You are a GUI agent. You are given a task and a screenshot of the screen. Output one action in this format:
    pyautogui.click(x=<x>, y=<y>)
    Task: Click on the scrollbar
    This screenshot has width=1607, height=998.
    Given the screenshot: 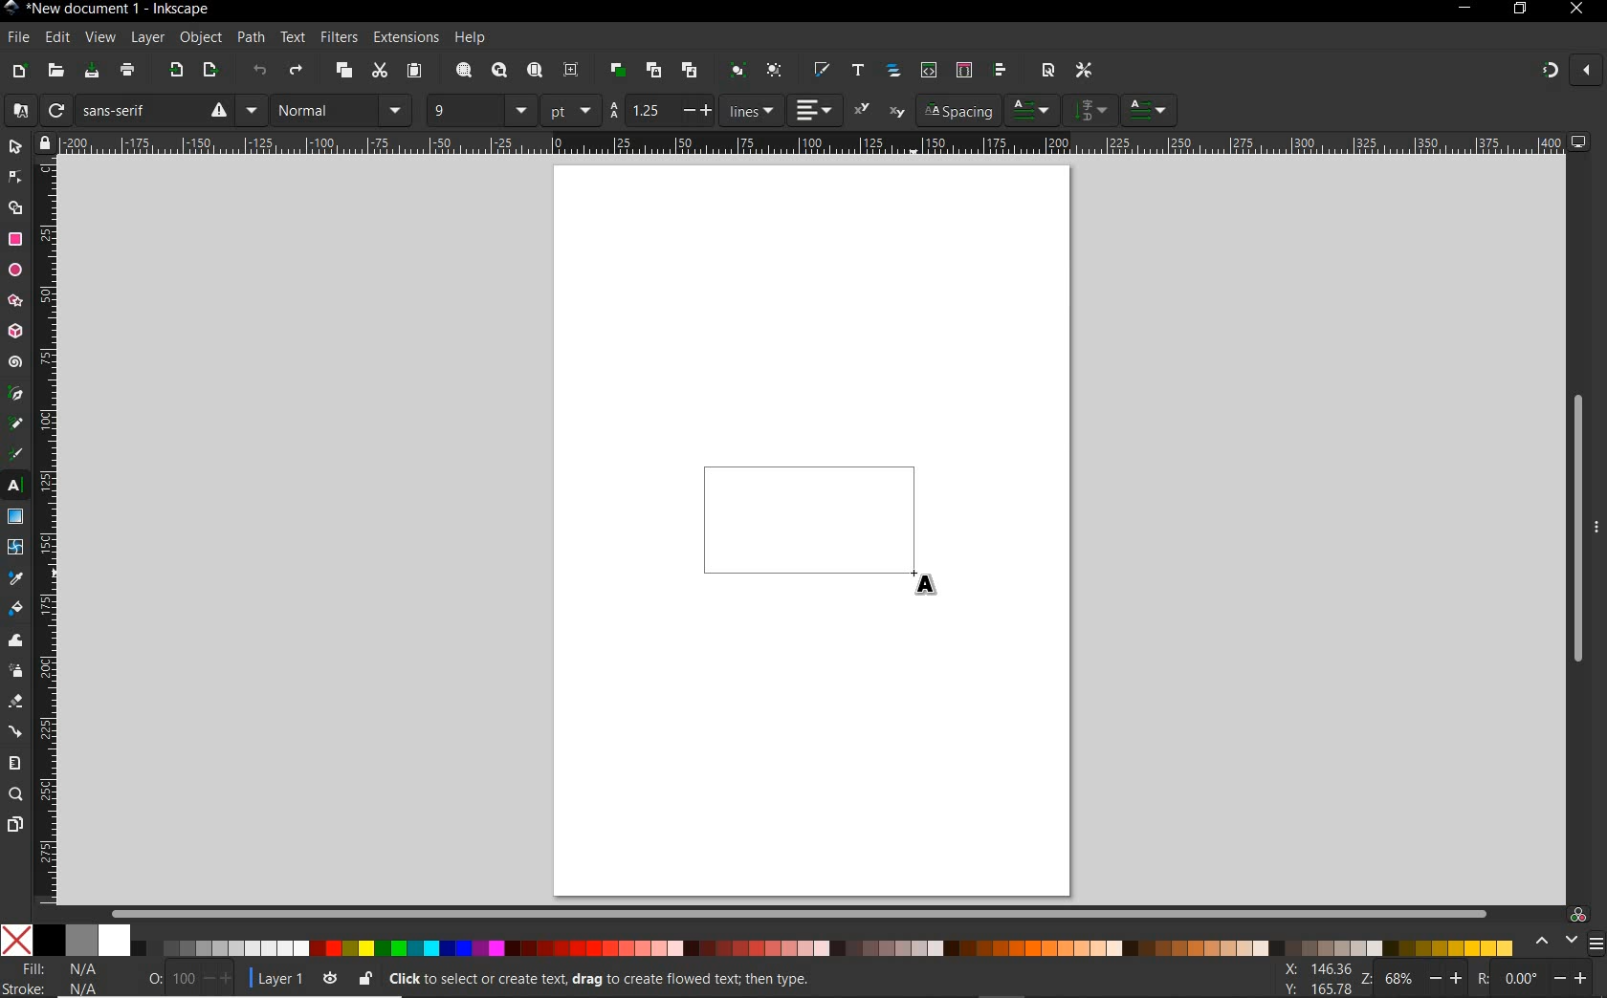 What is the action you would take?
    pyautogui.click(x=1575, y=531)
    